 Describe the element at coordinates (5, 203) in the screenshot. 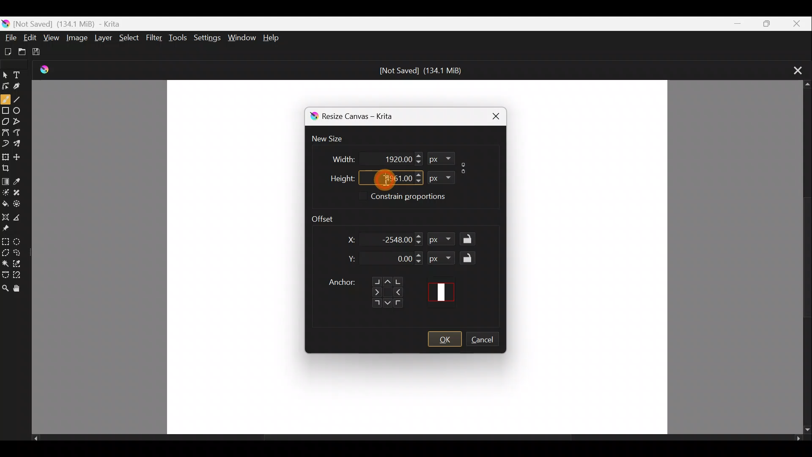

I see `Fill a contiguous area of colour with colour/fill a selection` at that location.